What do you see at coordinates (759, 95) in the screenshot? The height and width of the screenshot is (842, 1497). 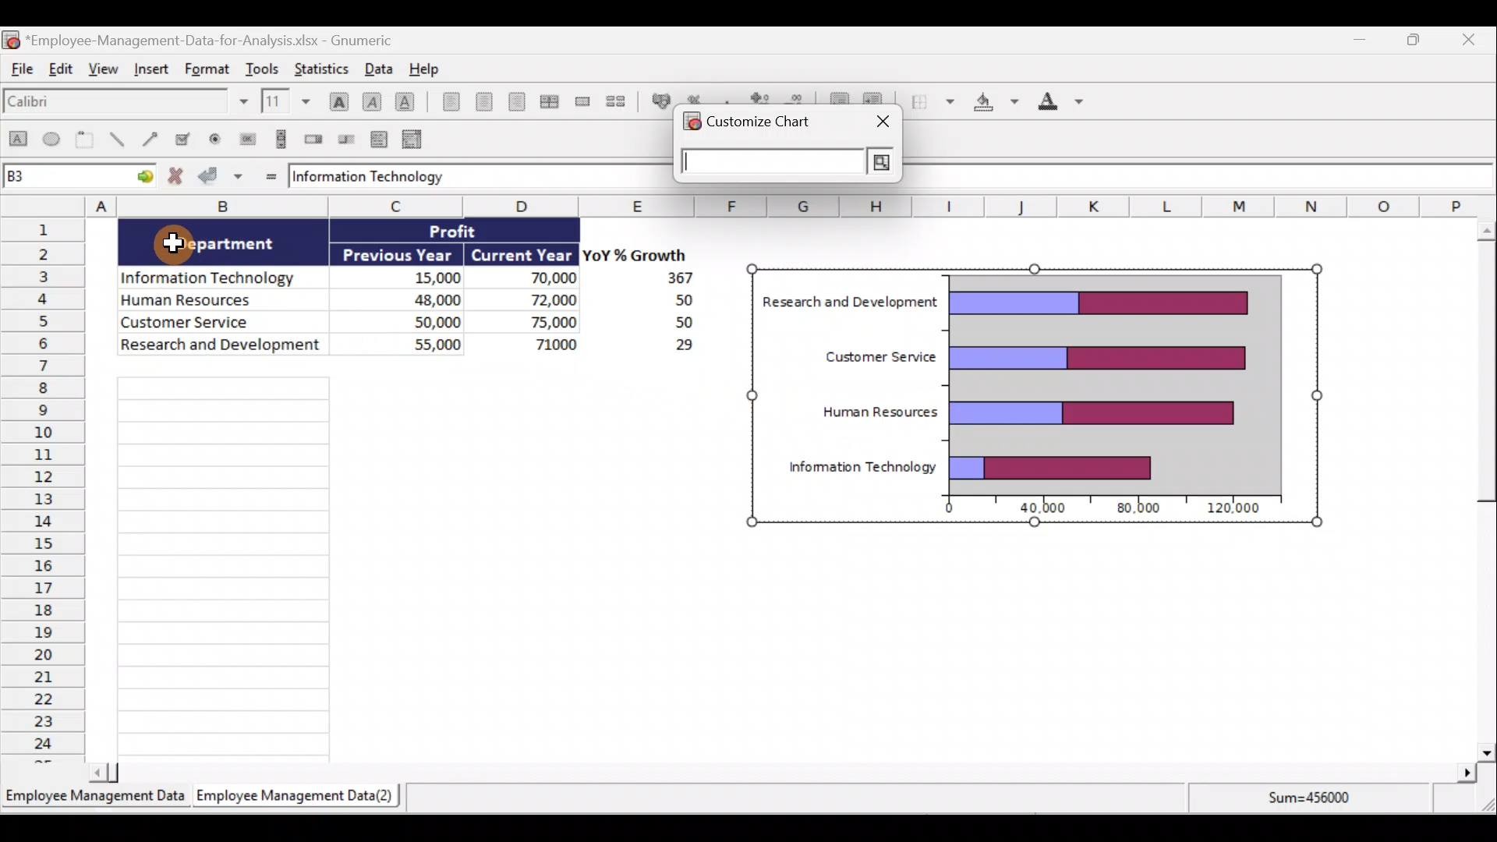 I see `Increase decimals` at bounding box center [759, 95].